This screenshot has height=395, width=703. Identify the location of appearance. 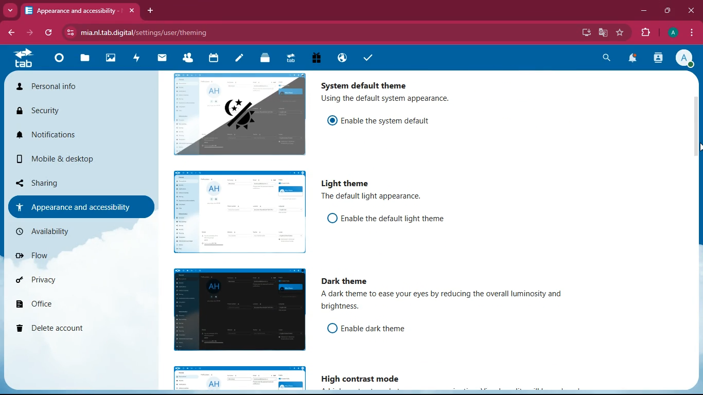
(76, 207).